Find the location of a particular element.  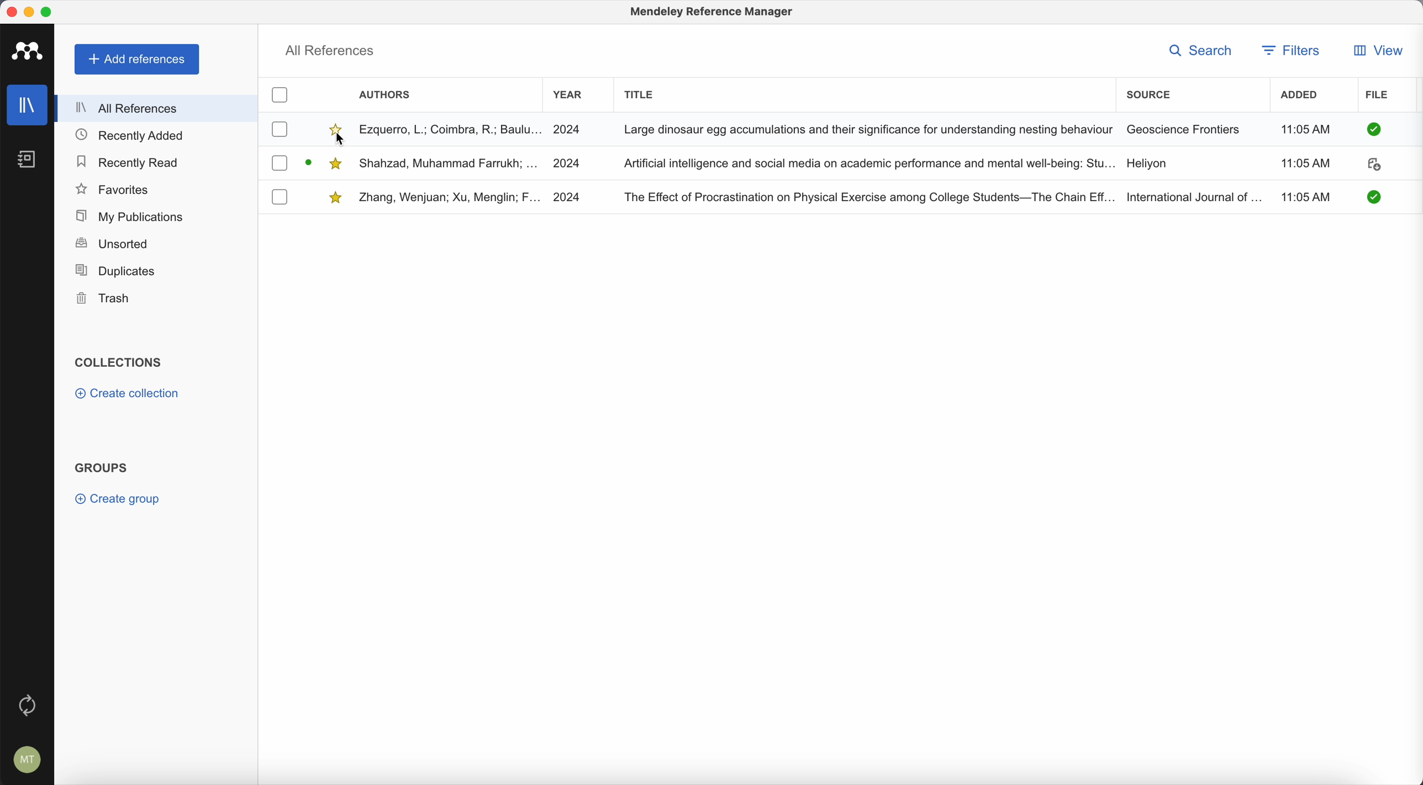

groups is located at coordinates (102, 466).